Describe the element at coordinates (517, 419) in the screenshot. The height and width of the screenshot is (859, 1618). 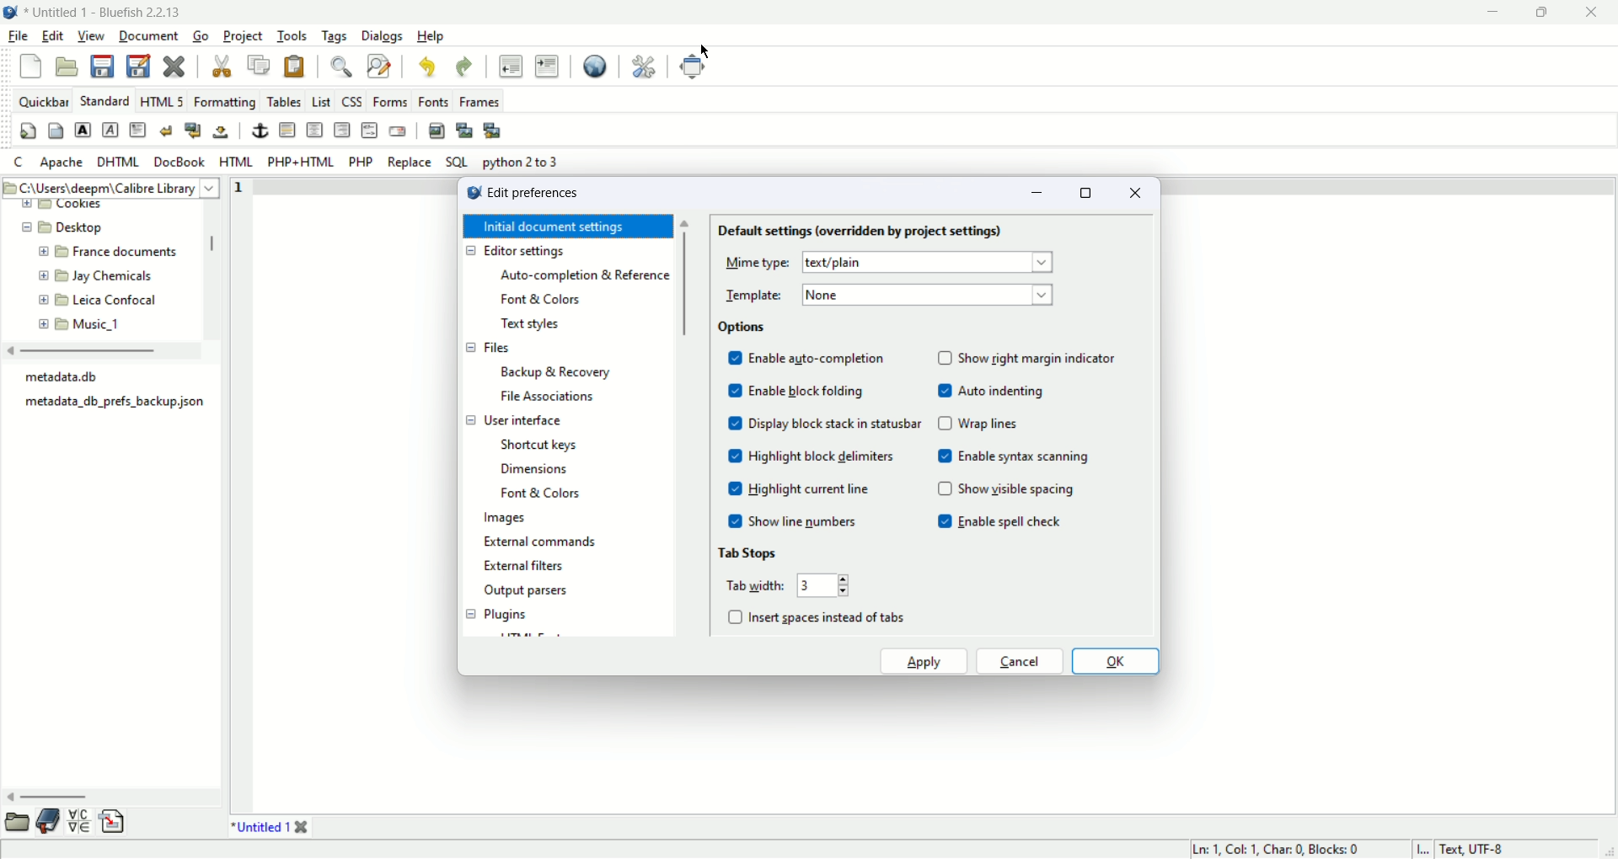
I see `user interface` at that location.